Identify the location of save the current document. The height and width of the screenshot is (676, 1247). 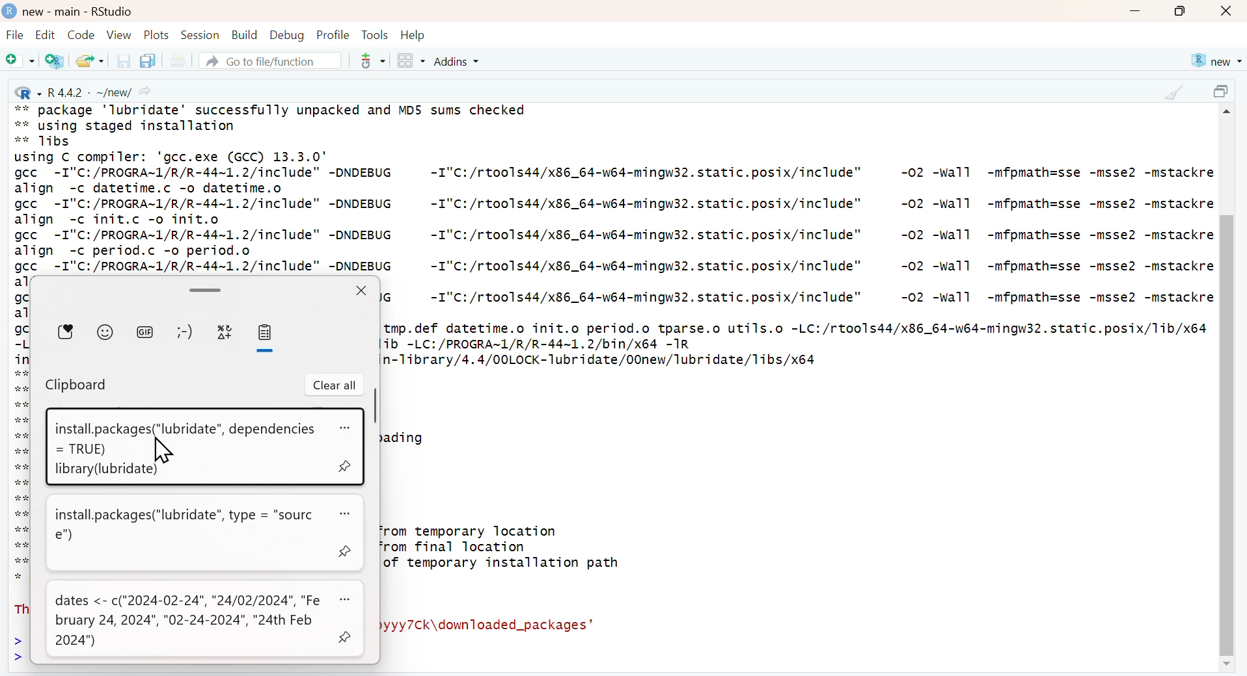
(122, 60).